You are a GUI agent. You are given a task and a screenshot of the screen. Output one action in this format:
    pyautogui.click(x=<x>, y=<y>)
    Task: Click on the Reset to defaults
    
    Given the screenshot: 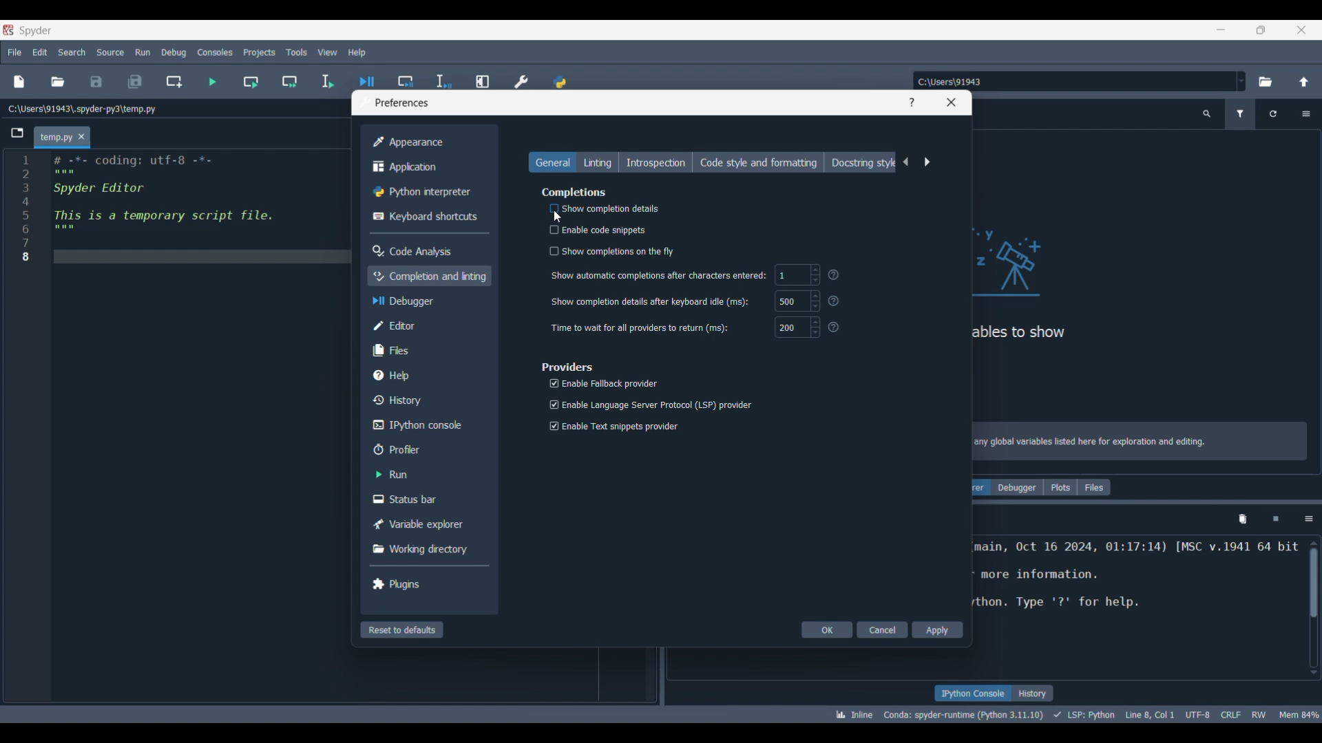 What is the action you would take?
    pyautogui.click(x=402, y=629)
    